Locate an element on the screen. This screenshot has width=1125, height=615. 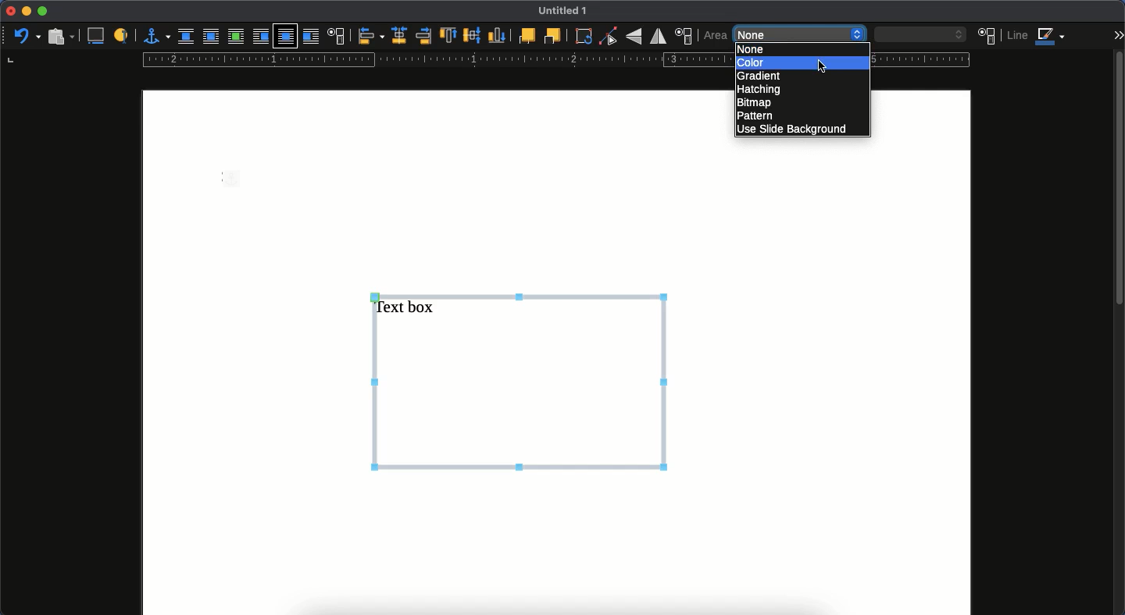
none is located at coordinates (750, 48).